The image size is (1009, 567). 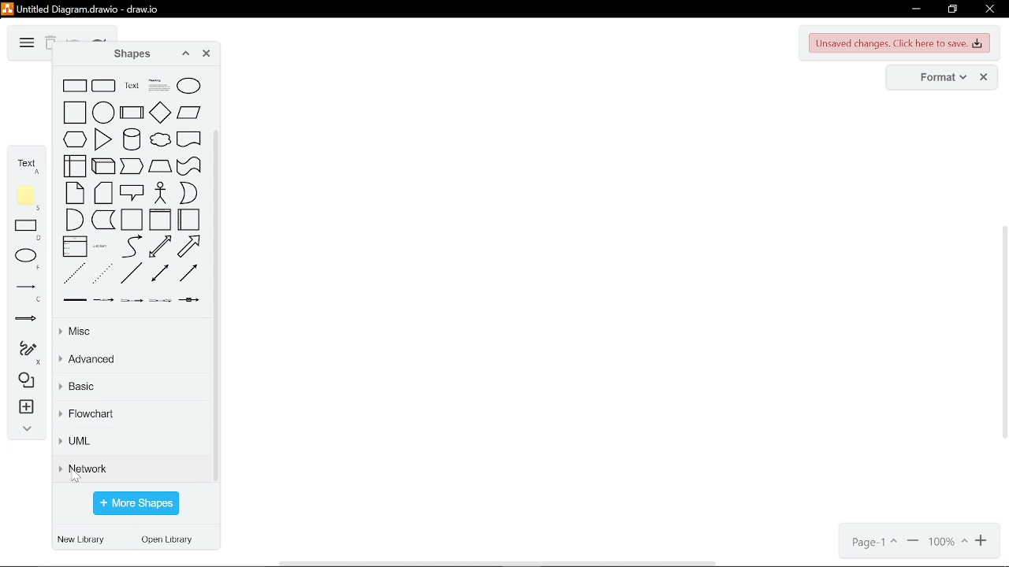 What do you see at coordinates (913, 543) in the screenshot?
I see `zoom in` at bounding box center [913, 543].